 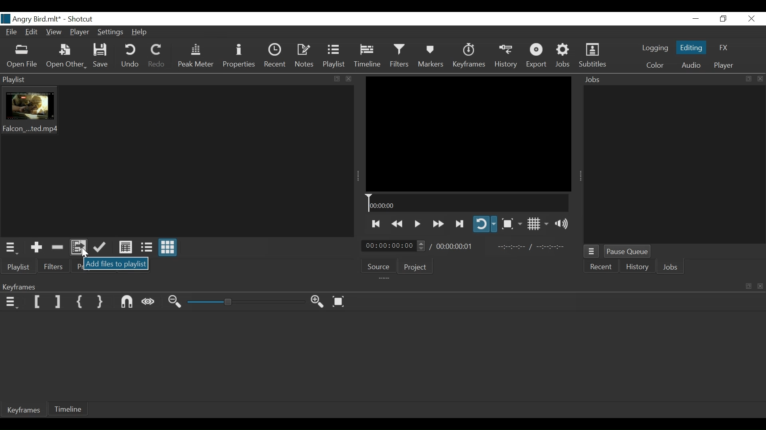 What do you see at coordinates (381, 286) in the screenshot?
I see `Keyframe Panel` at bounding box center [381, 286].